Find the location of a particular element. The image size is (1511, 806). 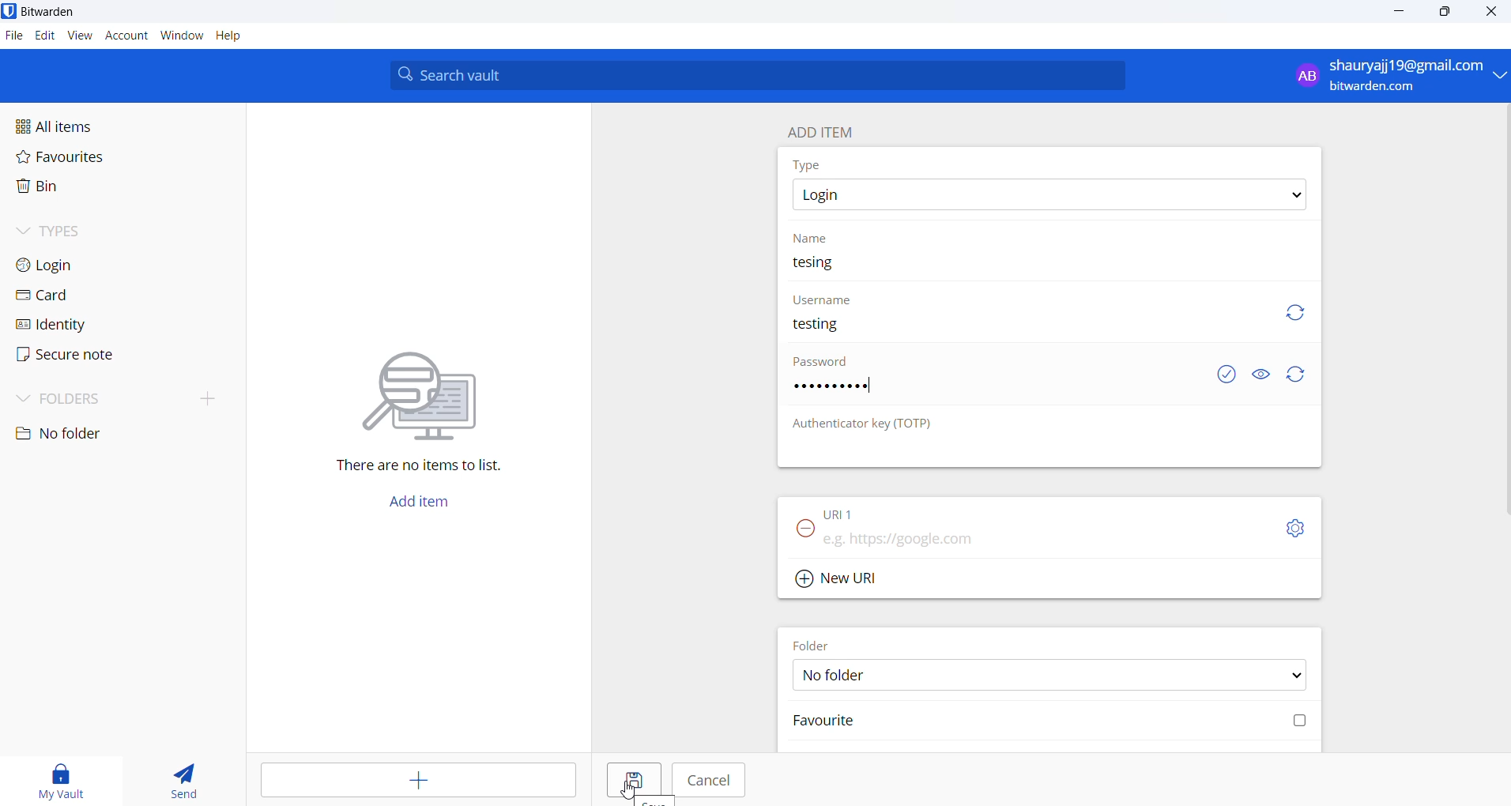

add folder is located at coordinates (201, 397).